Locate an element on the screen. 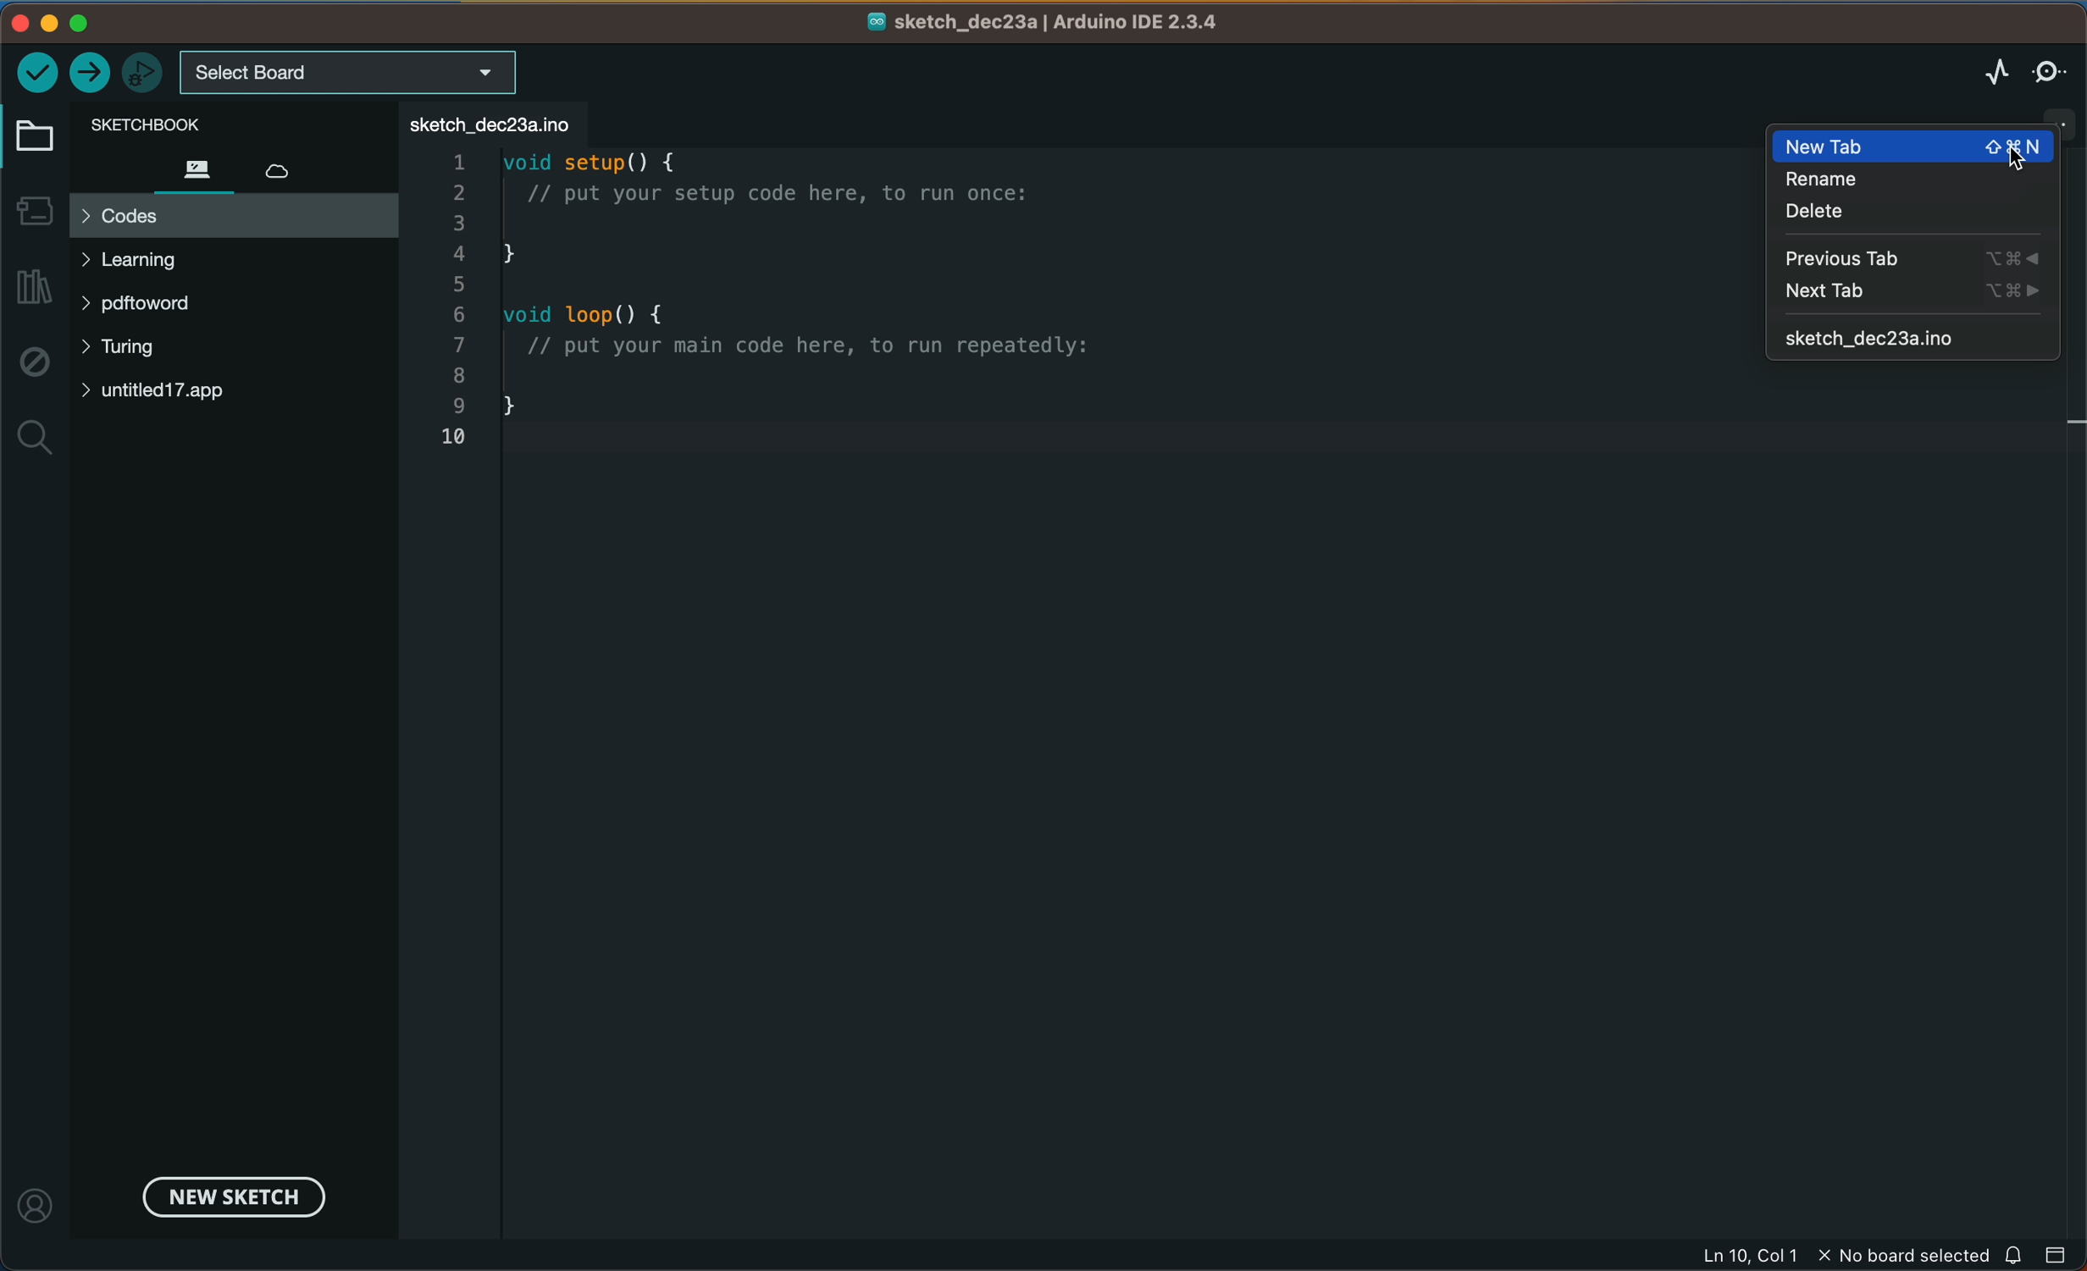  upload is located at coordinates (91, 74).